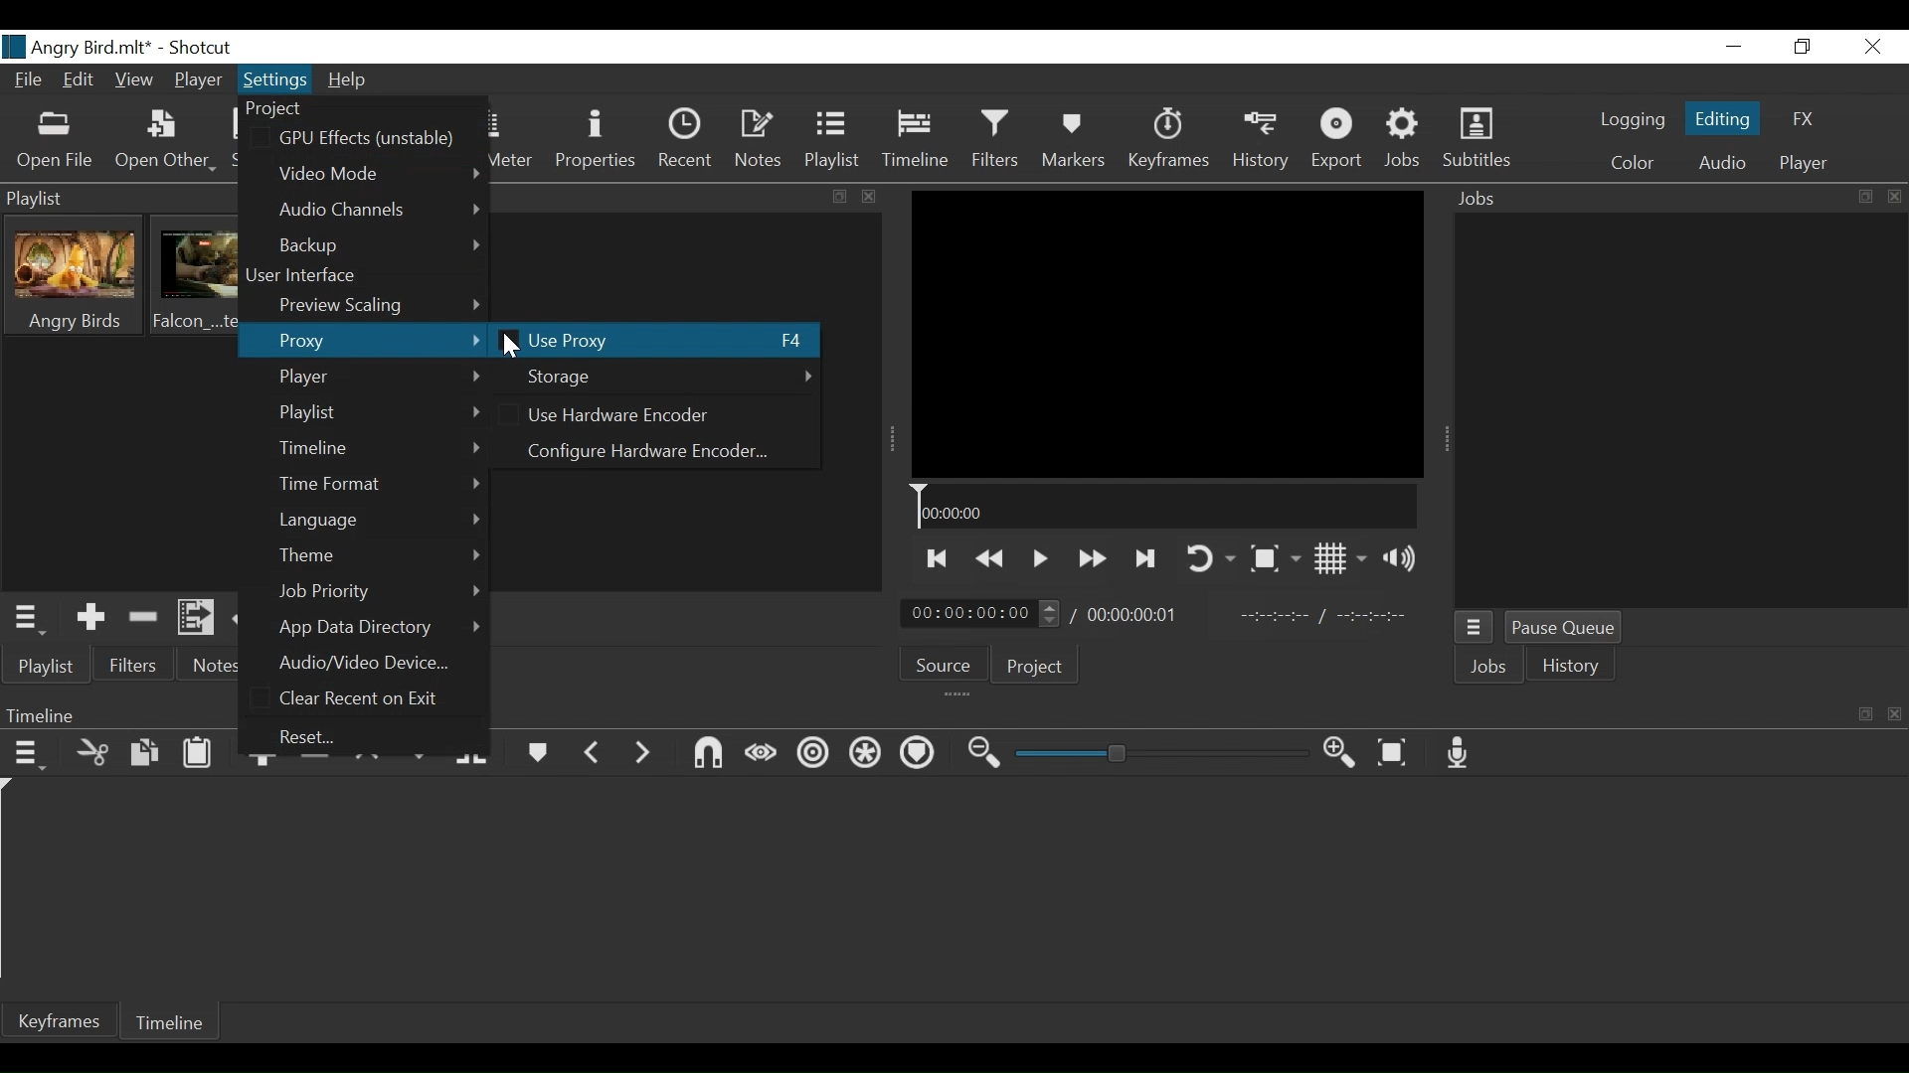  Describe the element at coordinates (1803, 163) in the screenshot. I see `Player` at that location.